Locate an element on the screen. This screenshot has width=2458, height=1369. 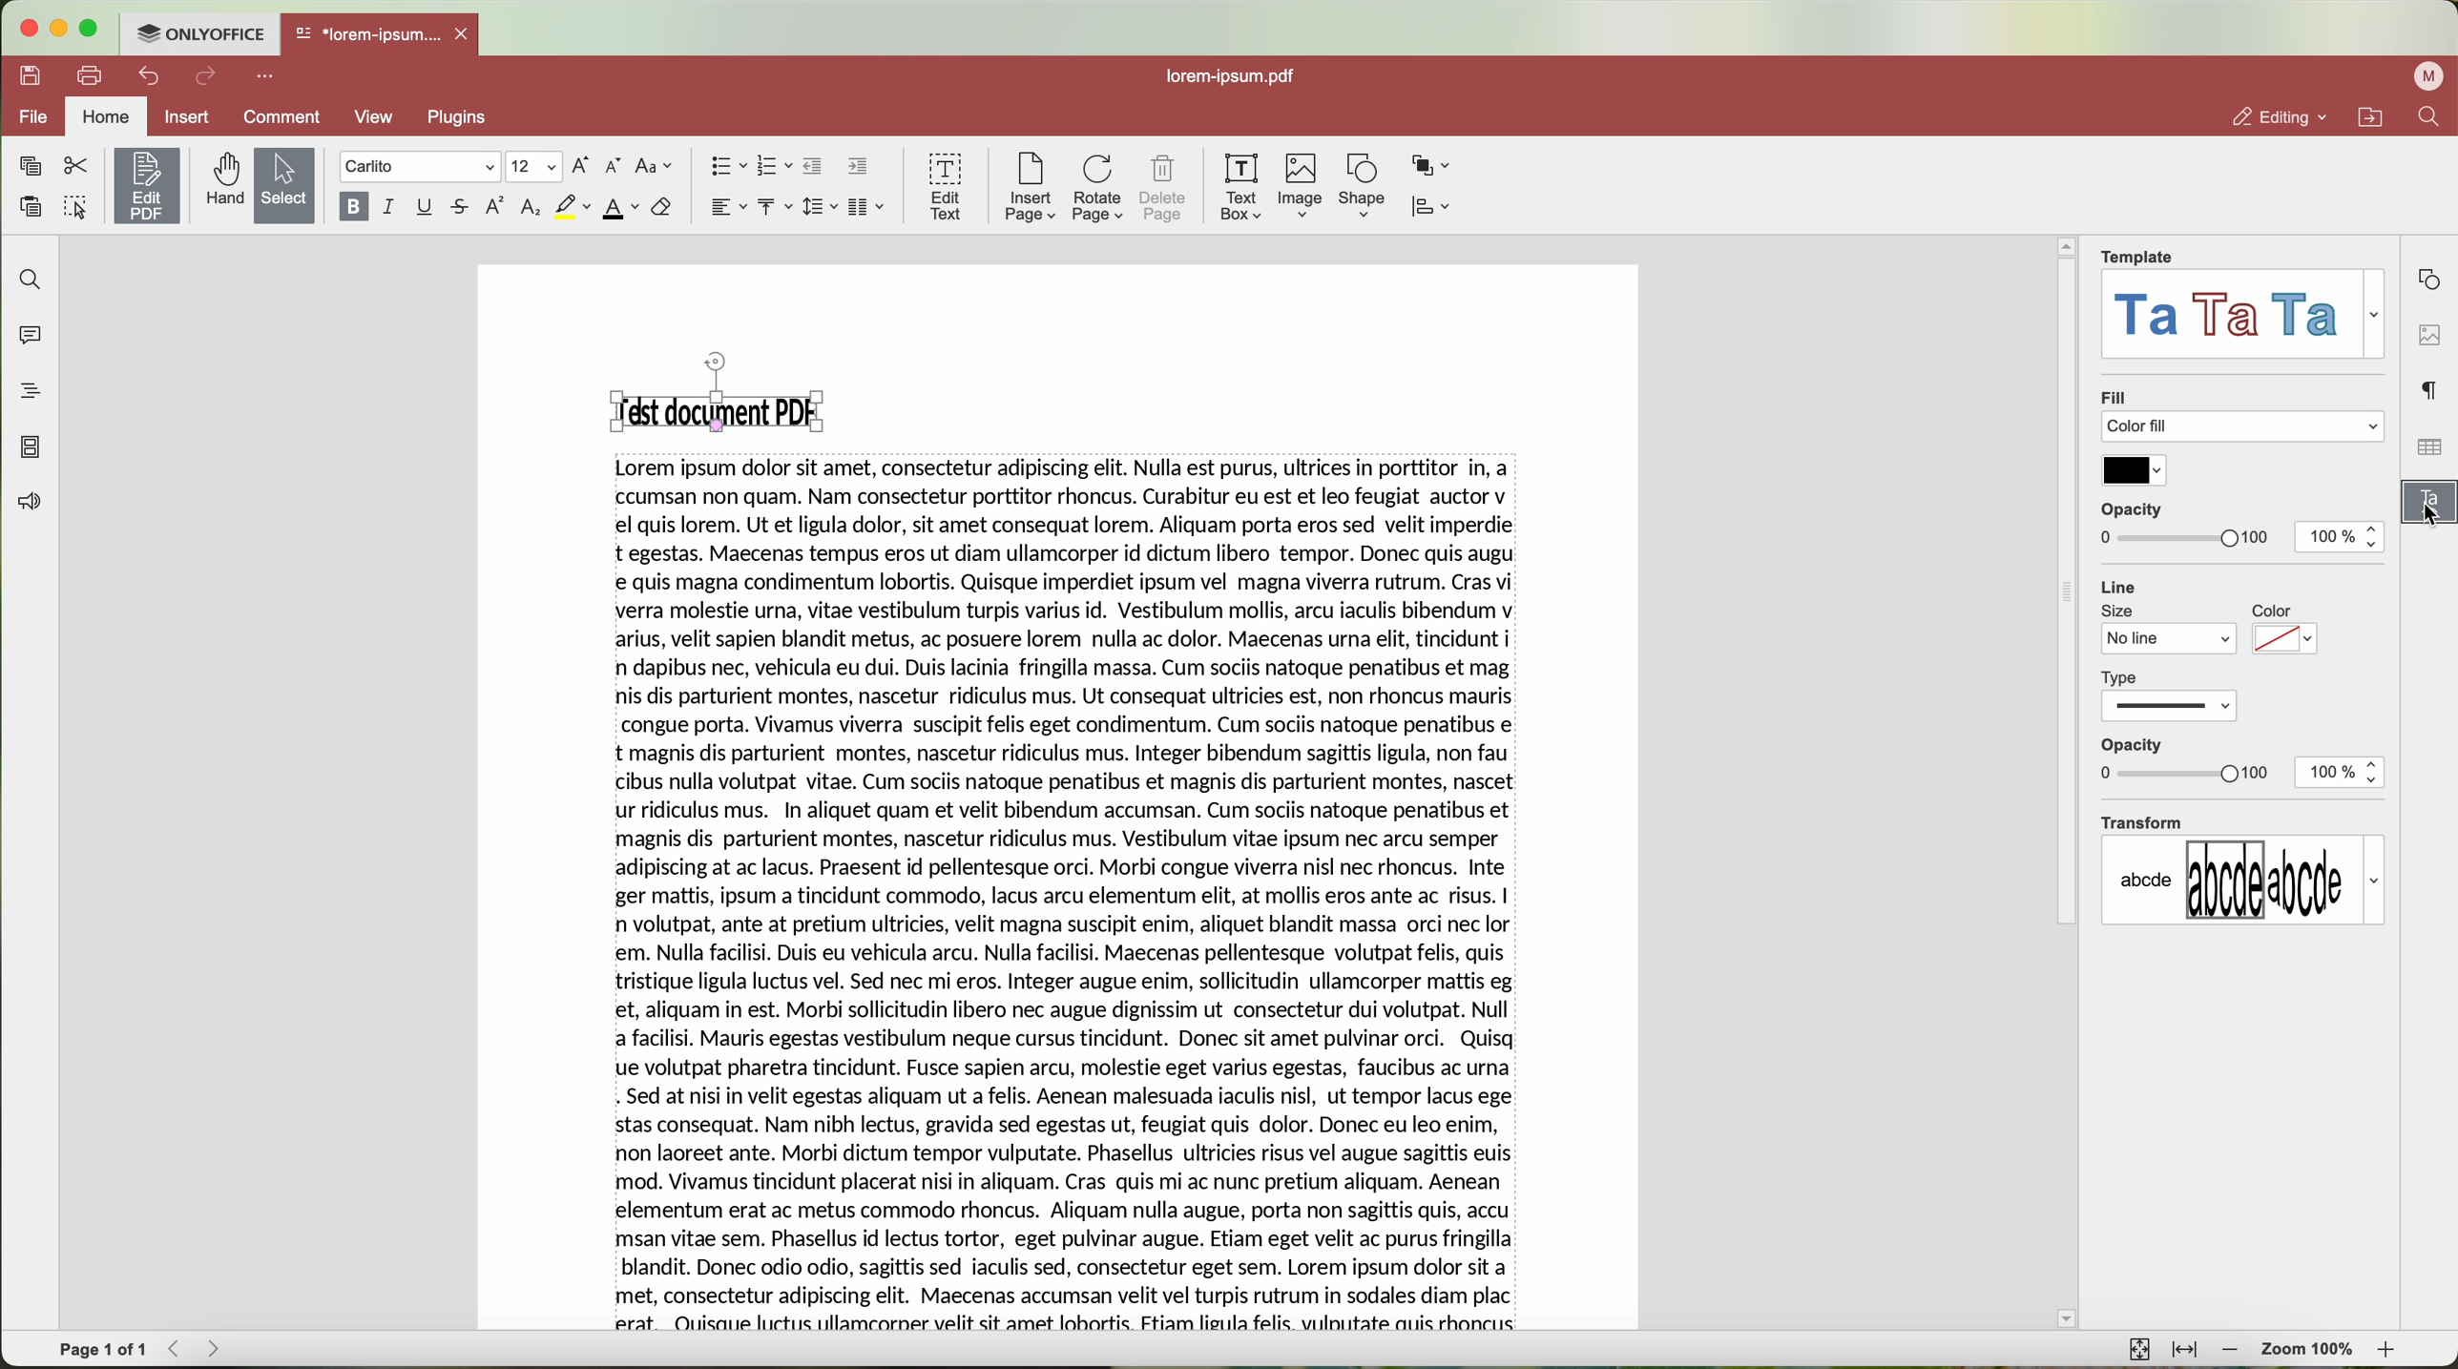
clear style is located at coordinates (662, 209).